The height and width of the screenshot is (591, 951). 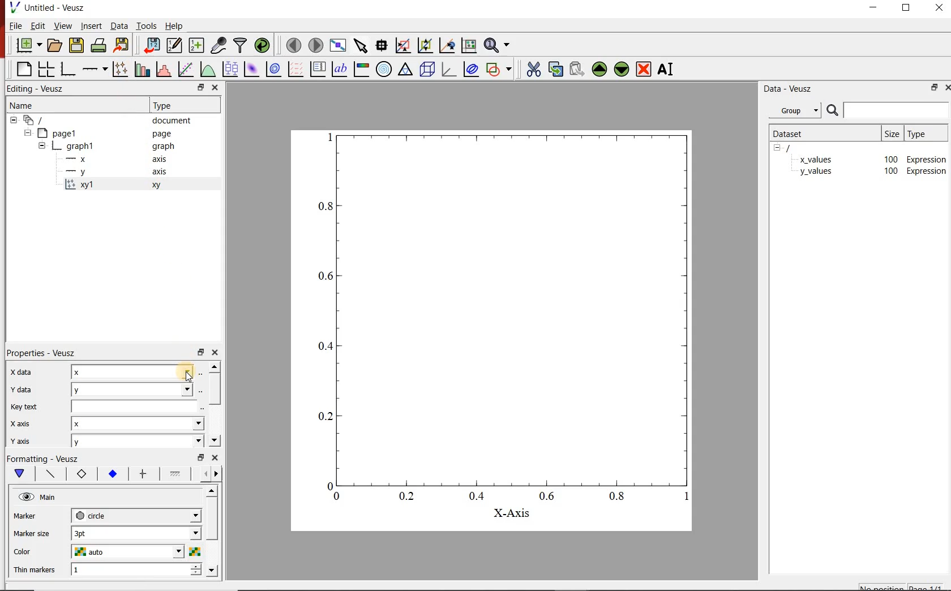 I want to click on add shape, so click(x=499, y=70).